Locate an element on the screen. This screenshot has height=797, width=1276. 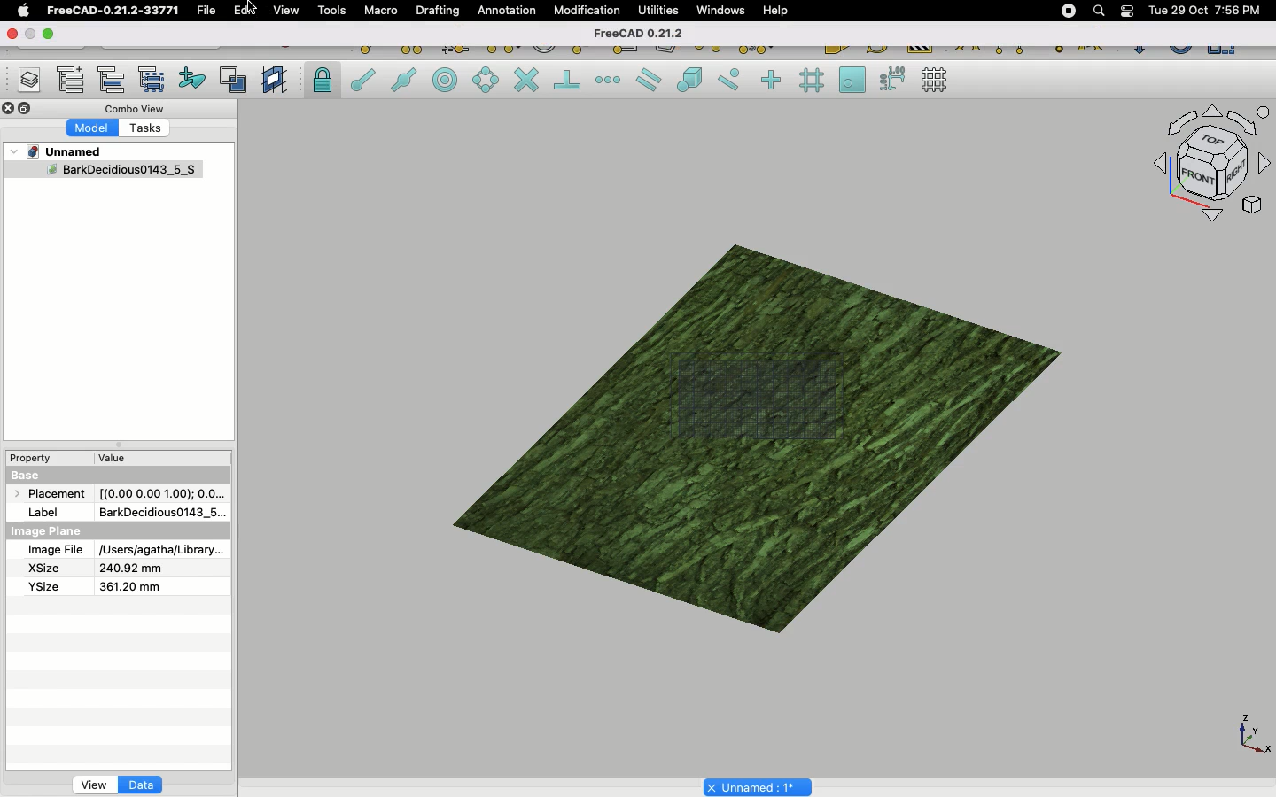
Placement is located at coordinates (53, 497).